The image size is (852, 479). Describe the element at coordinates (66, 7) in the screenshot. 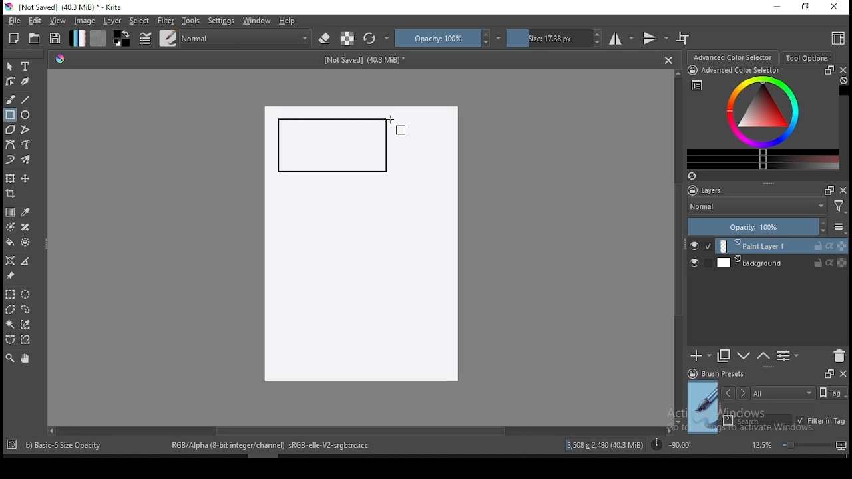

I see `icon and file name` at that location.